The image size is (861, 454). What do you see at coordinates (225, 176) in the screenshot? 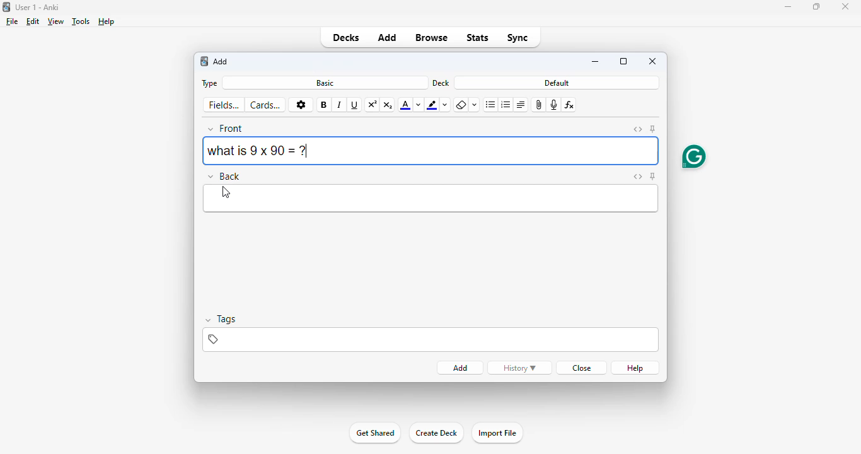
I see `back` at bounding box center [225, 176].